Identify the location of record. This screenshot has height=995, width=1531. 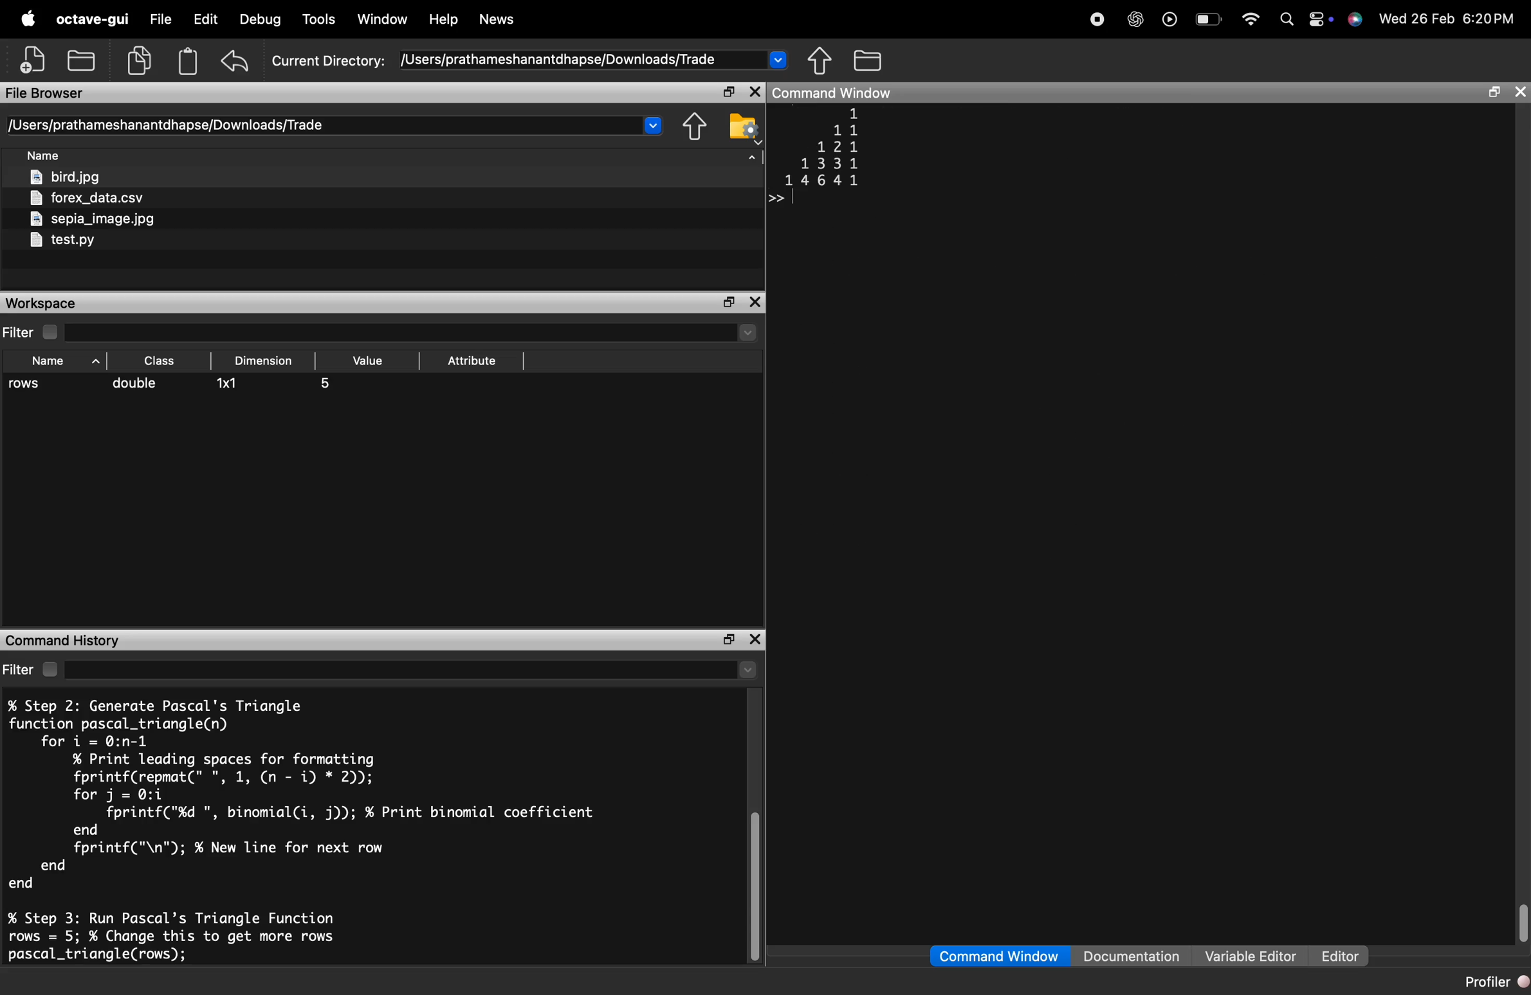
(1097, 19).